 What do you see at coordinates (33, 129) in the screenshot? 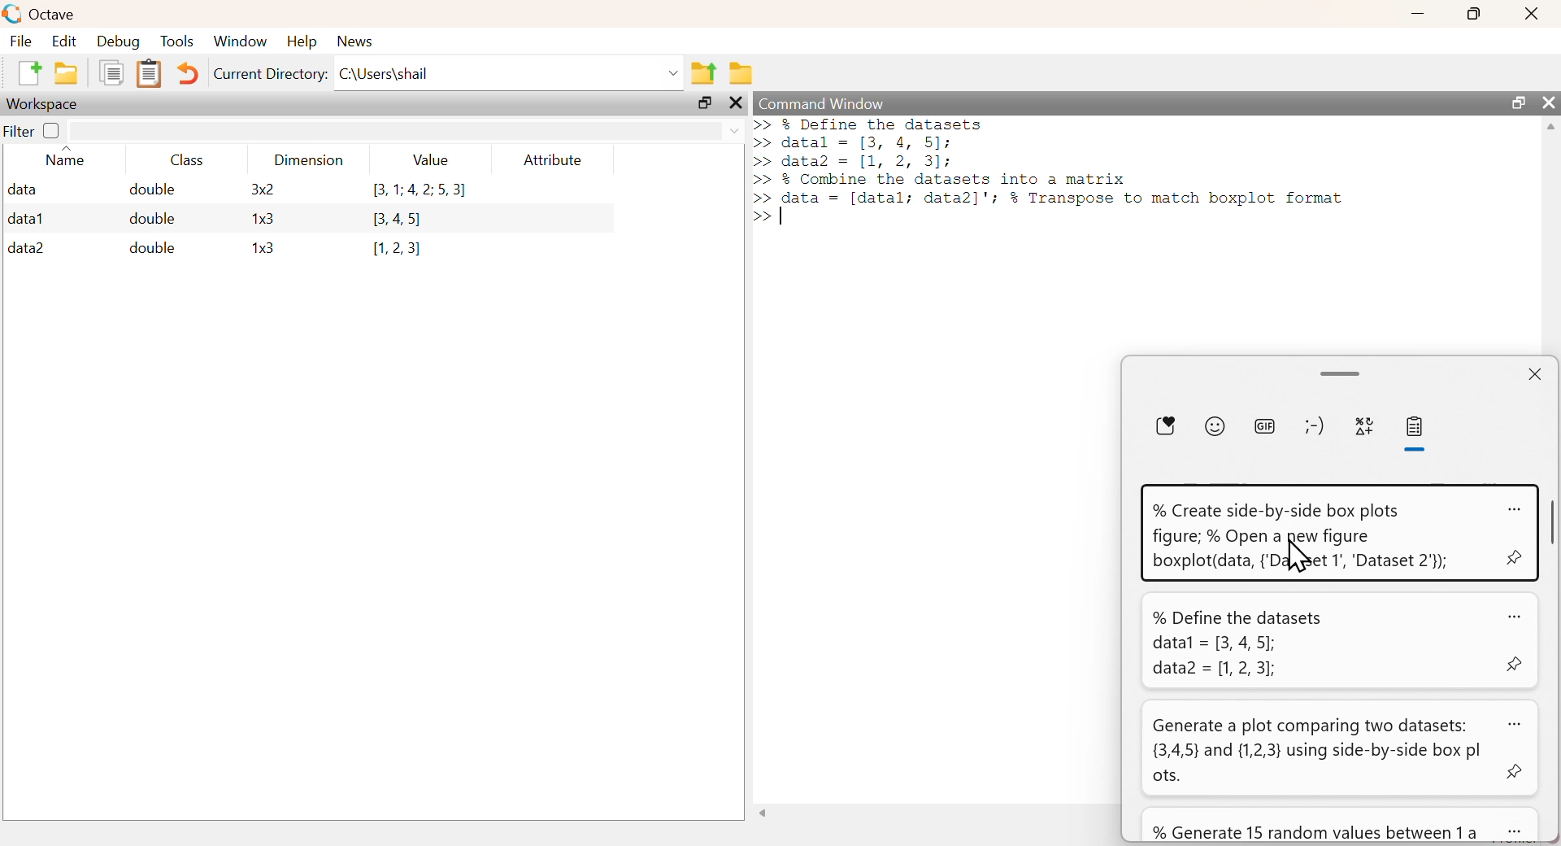
I see `Filter` at bounding box center [33, 129].